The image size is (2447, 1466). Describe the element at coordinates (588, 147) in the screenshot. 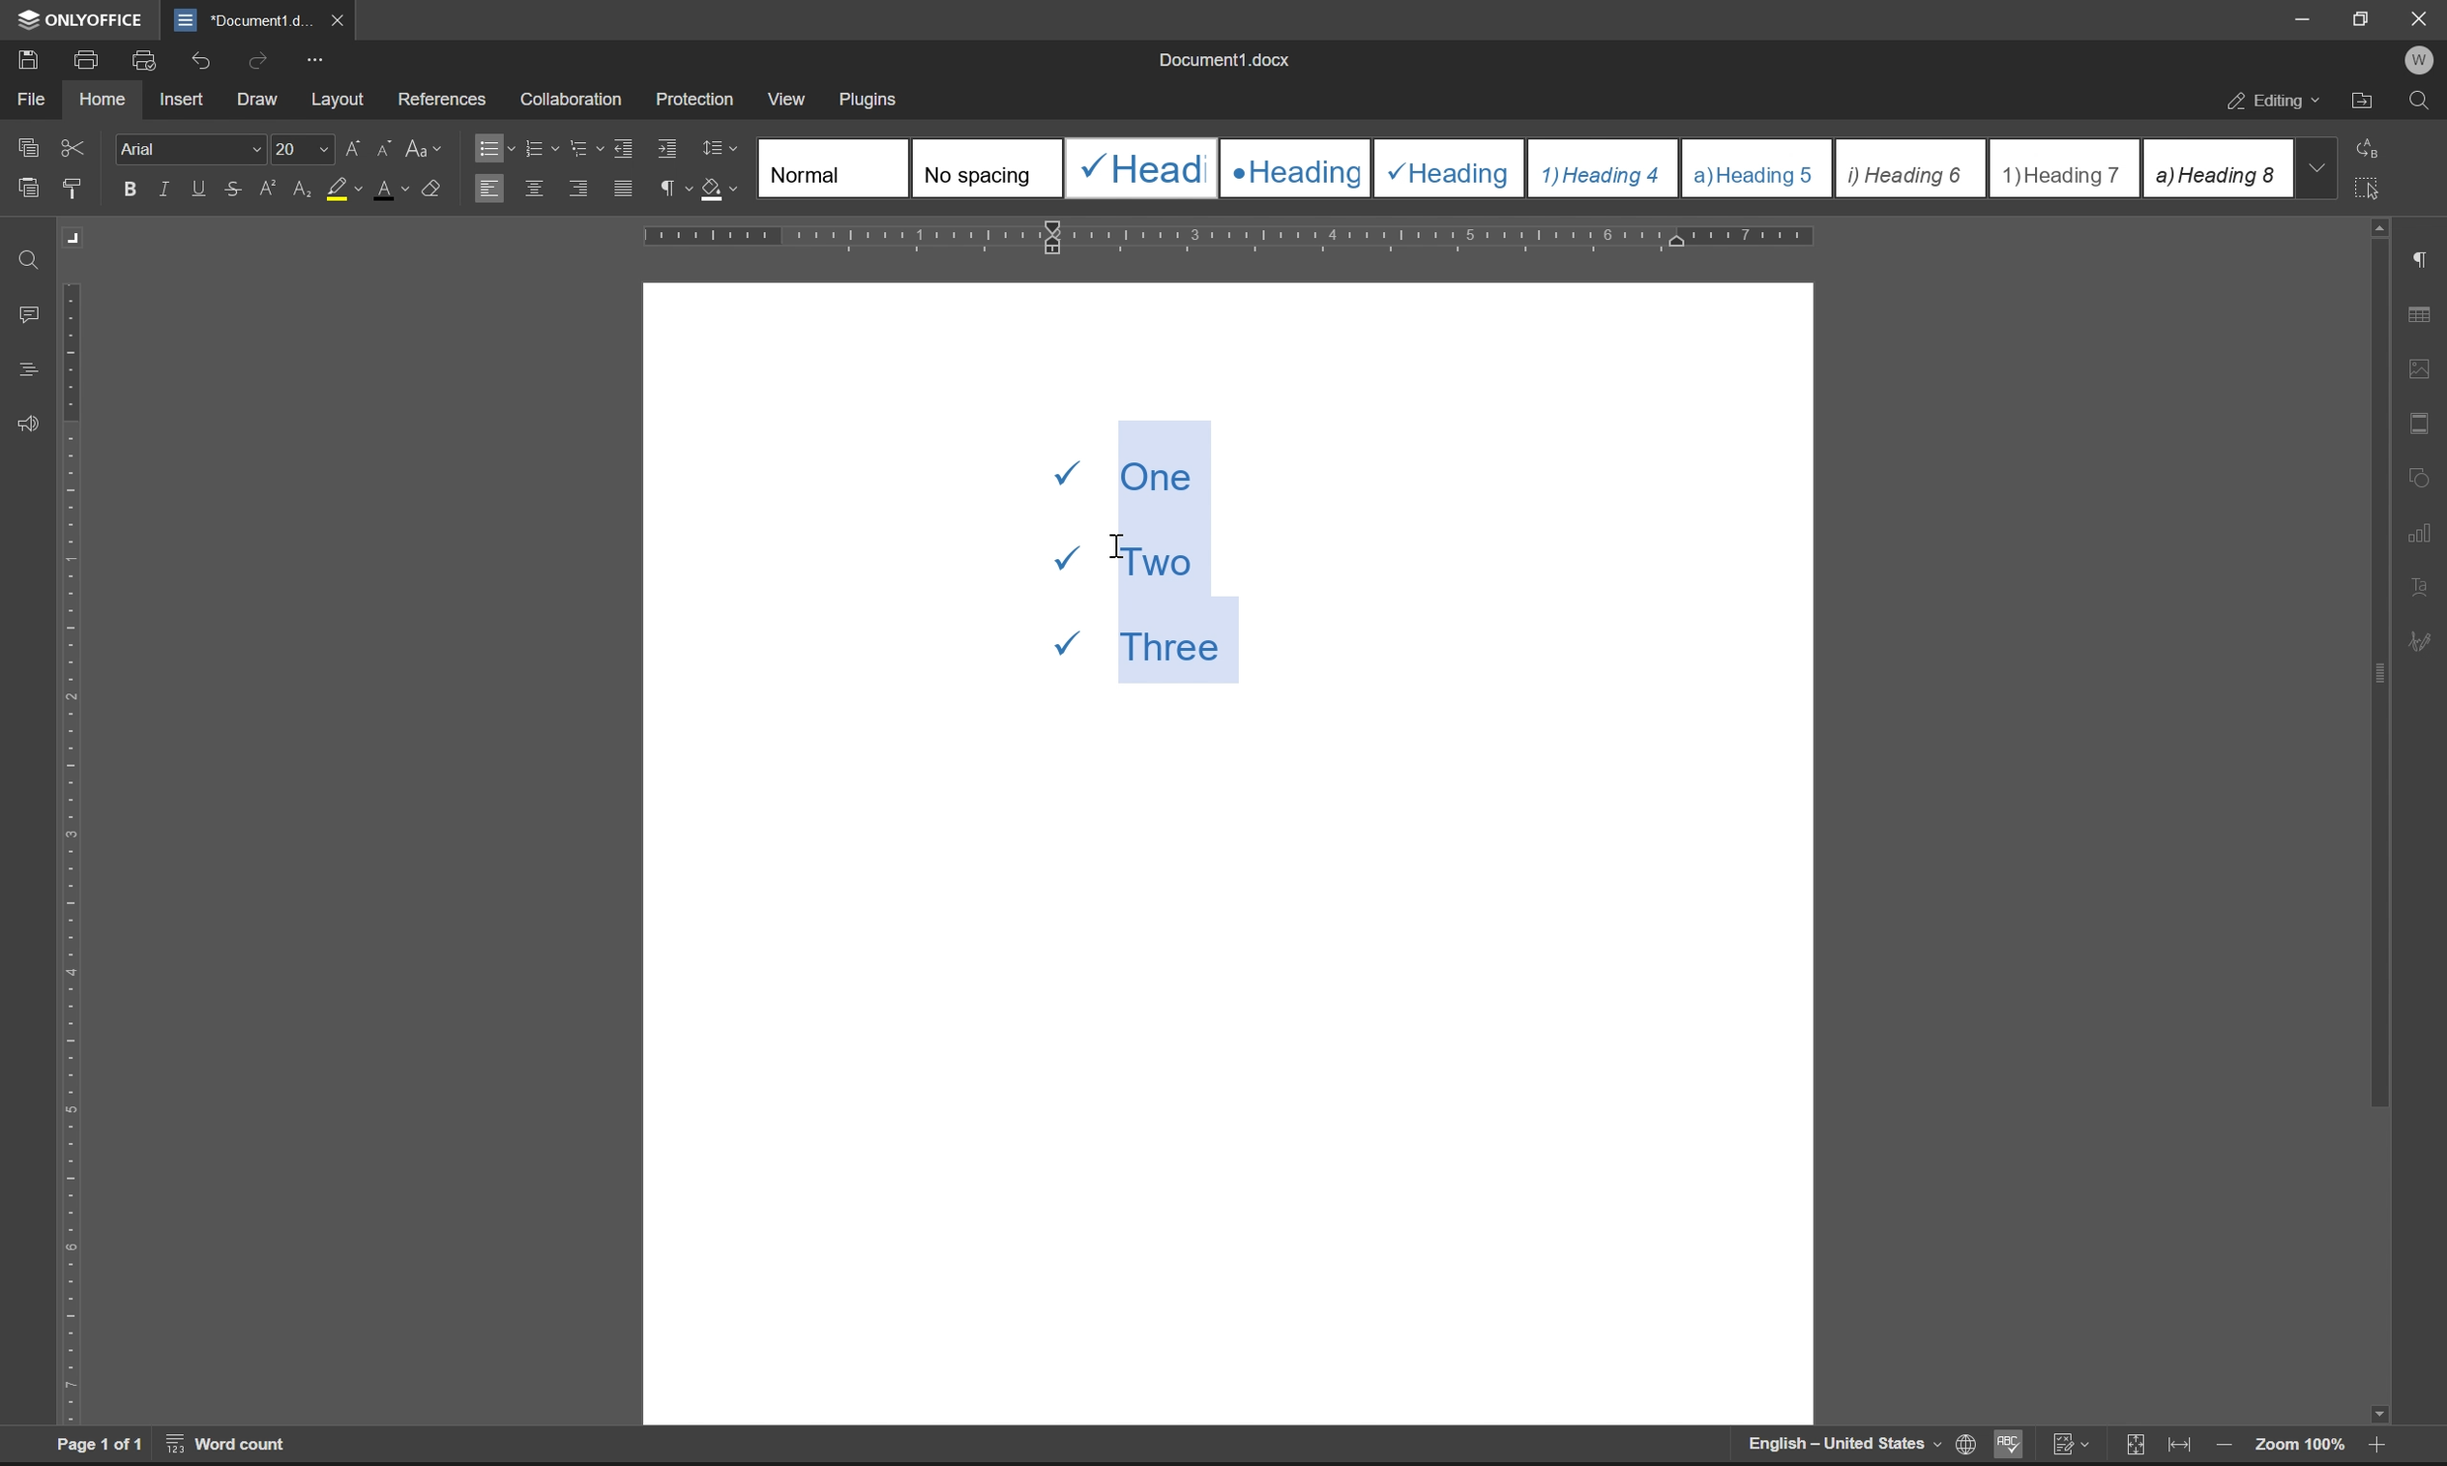

I see `multilevel list` at that location.